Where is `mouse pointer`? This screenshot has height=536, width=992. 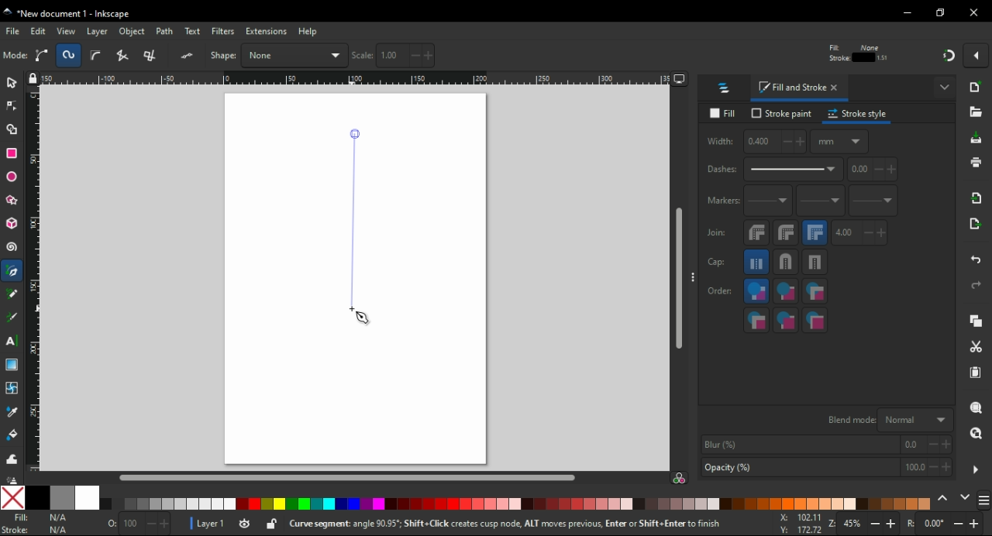
mouse pointer is located at coordinates (364, 321).